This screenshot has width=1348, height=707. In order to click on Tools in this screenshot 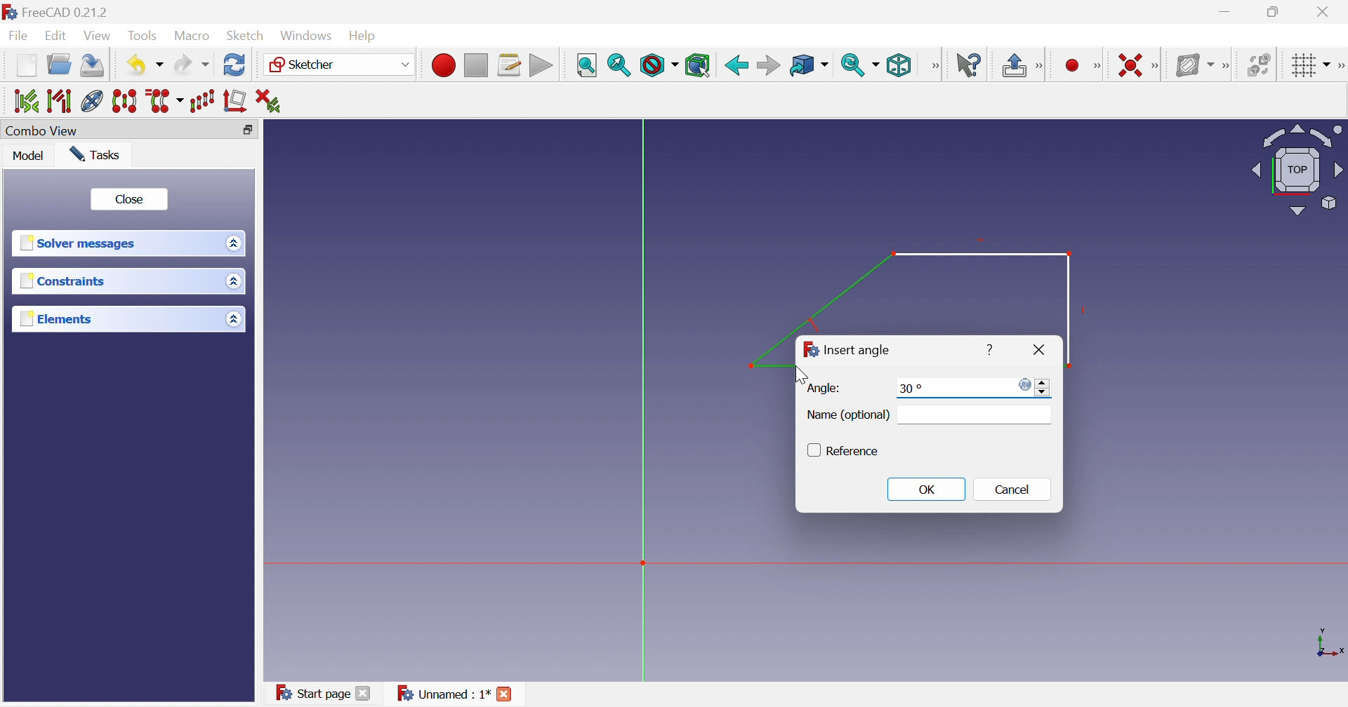, I will do `click(145, 34)`.